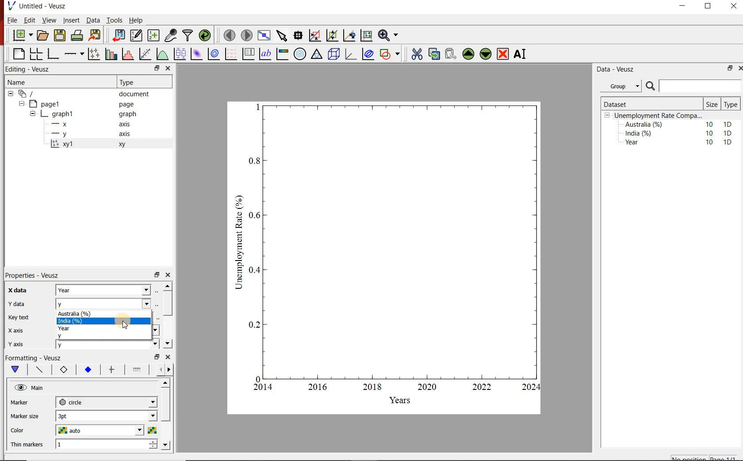 The image size is (743, 461). Describe the element at coordinates (17, 370) in the screenshot. I see `main` at that location.